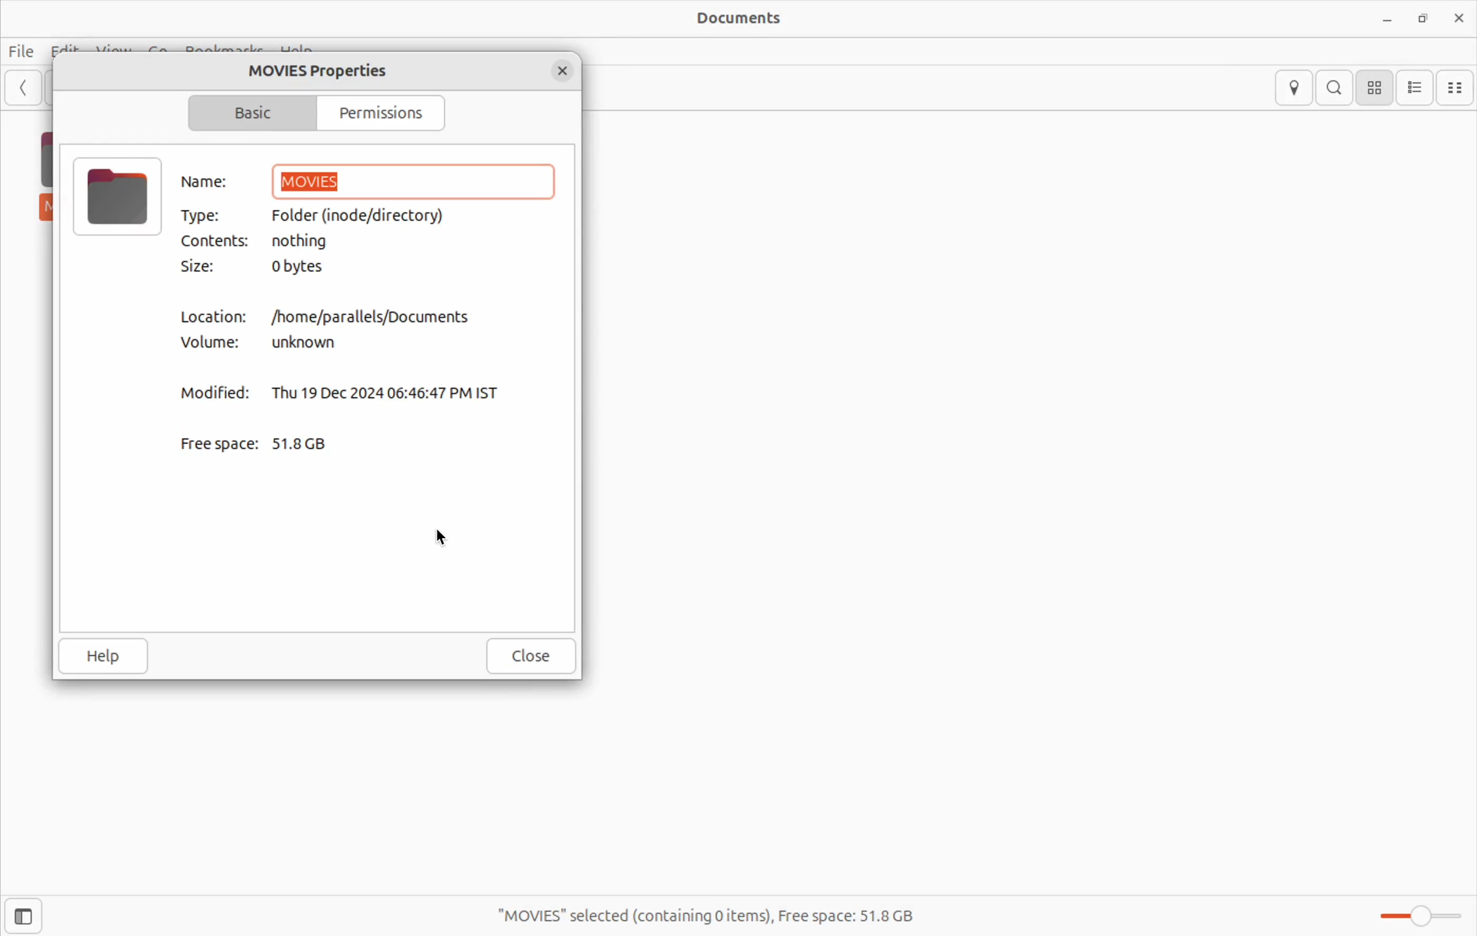  Describe the element at coordinates (312, 441) in the screenshot. I see `51.8 GB` at that location.